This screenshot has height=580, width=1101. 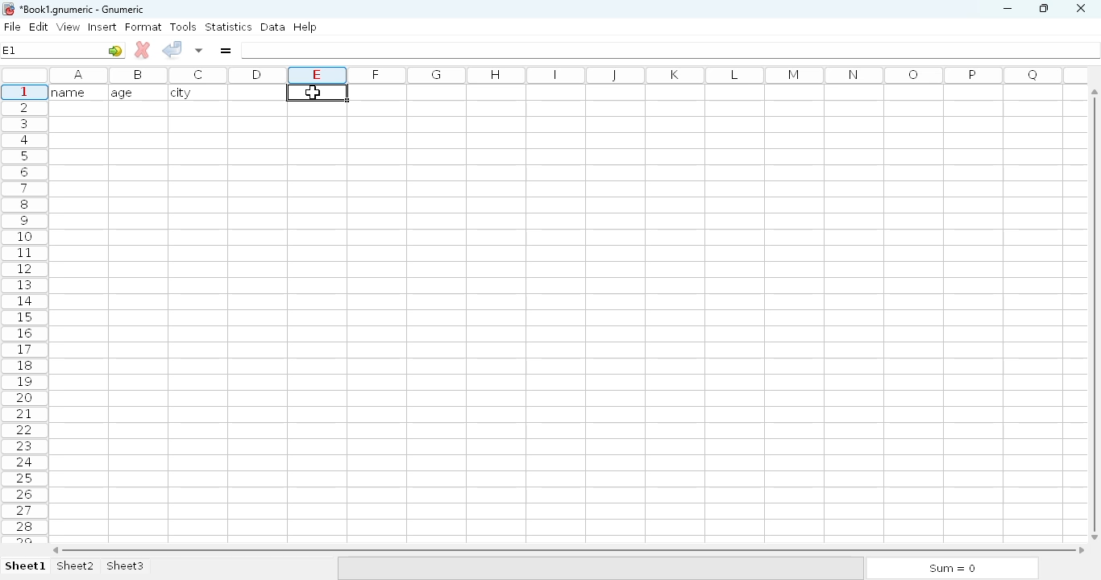 What do you see at coordinates (1080, 9) in the screenshot?
I see `close` at bounding box center [1080, 9].